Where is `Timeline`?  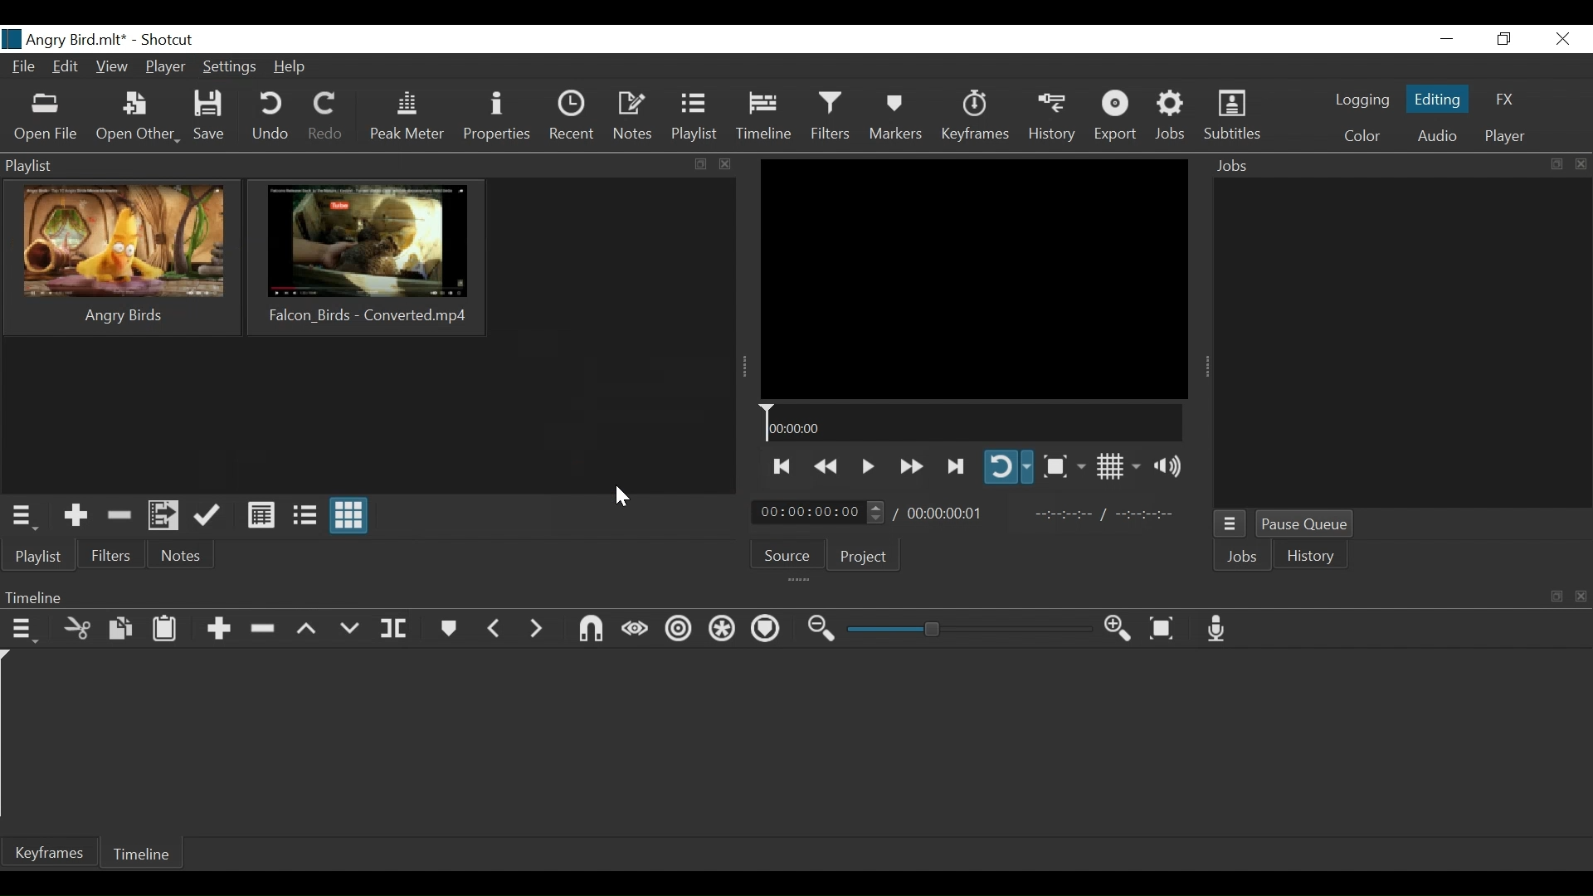
Timeline is located at coordinates (974, 422).